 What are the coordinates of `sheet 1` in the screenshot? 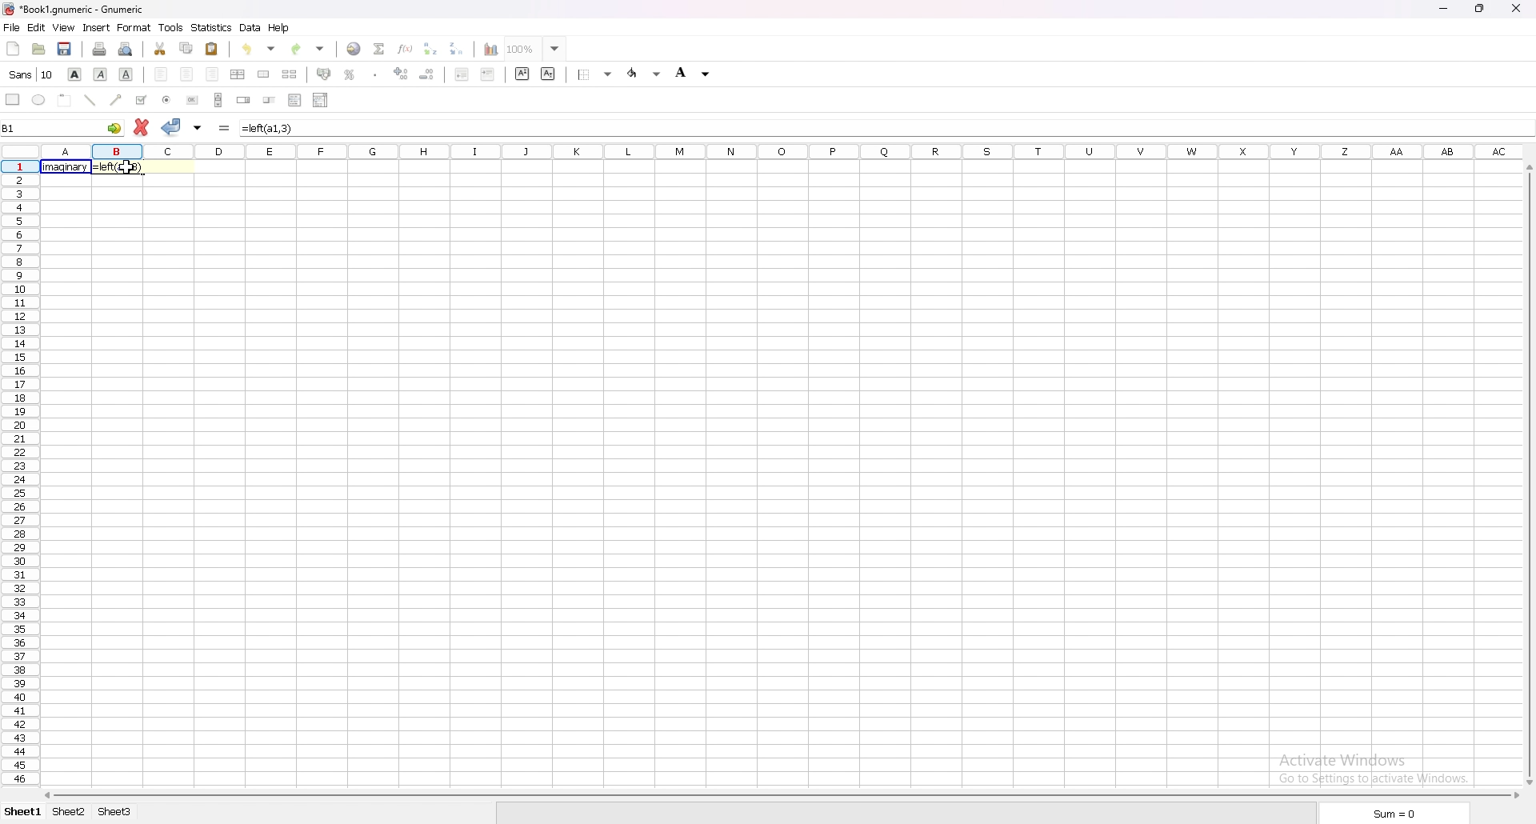 It's located at (25, 812).